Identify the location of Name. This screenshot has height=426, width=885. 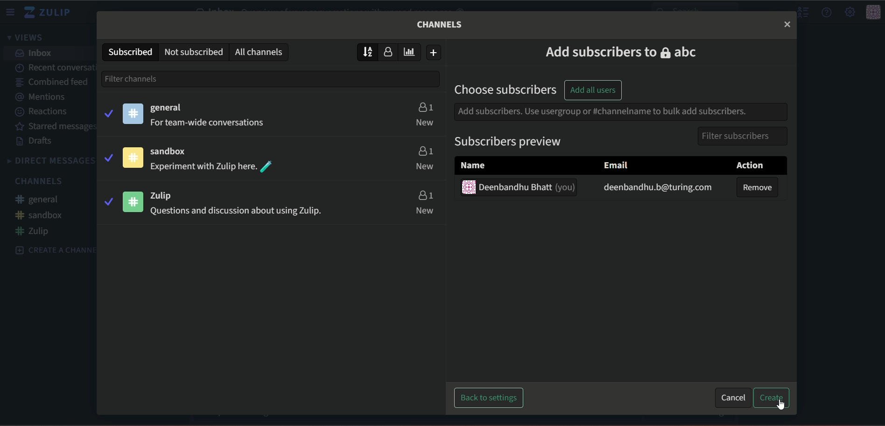
(468, 165).